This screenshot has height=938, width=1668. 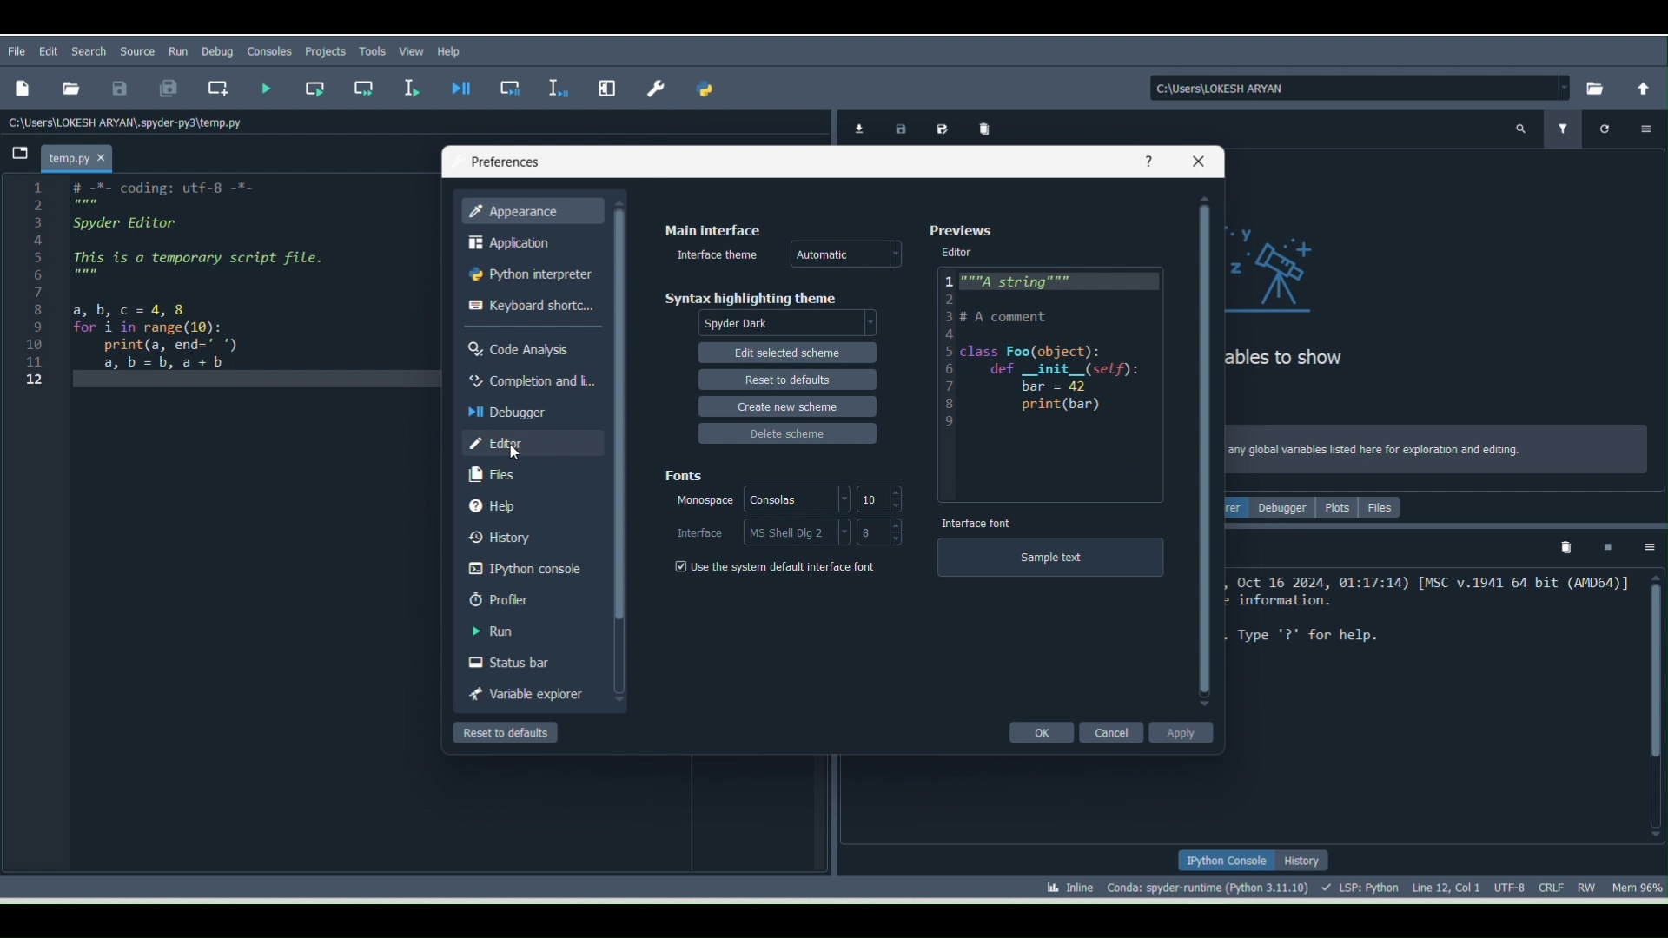 I want to click on Keyboard shortcuts, so click(x=530, y=308).